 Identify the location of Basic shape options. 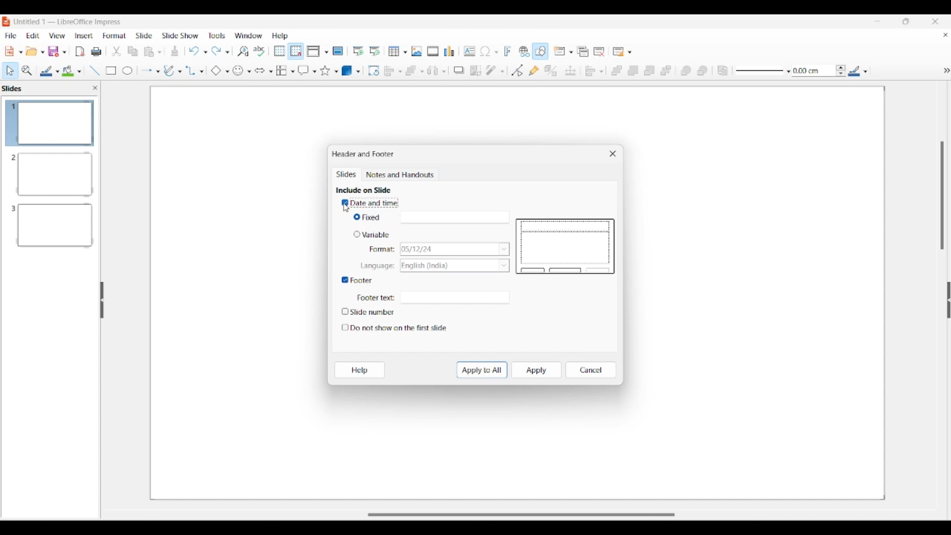
(220, 71).